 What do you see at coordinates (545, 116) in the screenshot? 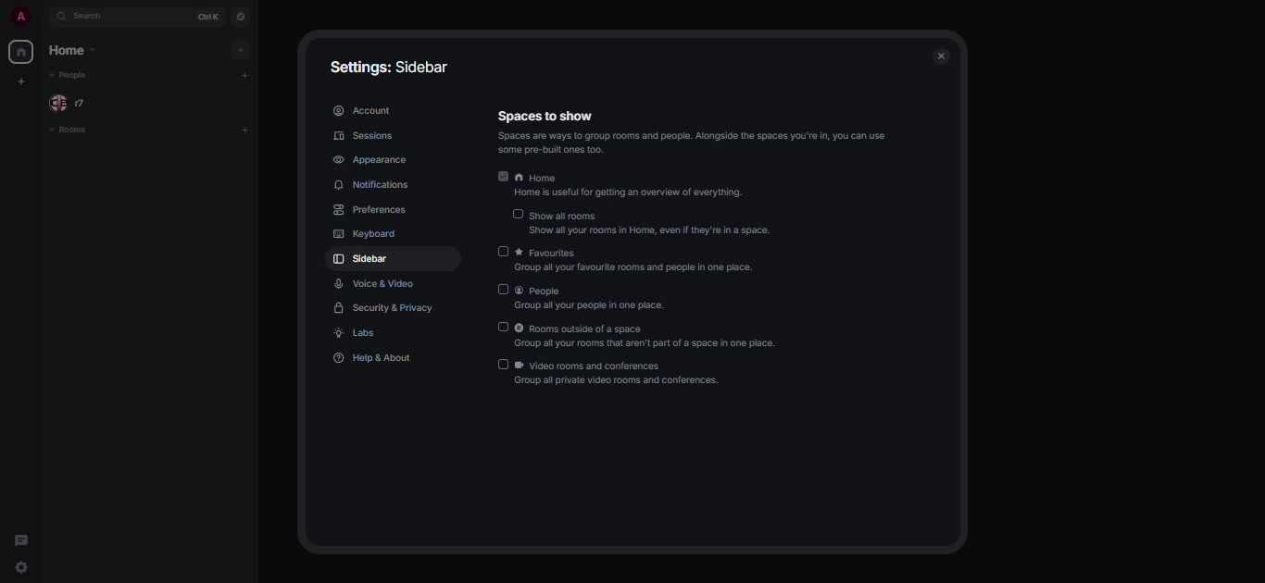
I see `spaces to show` at bounding box center [545, 116].